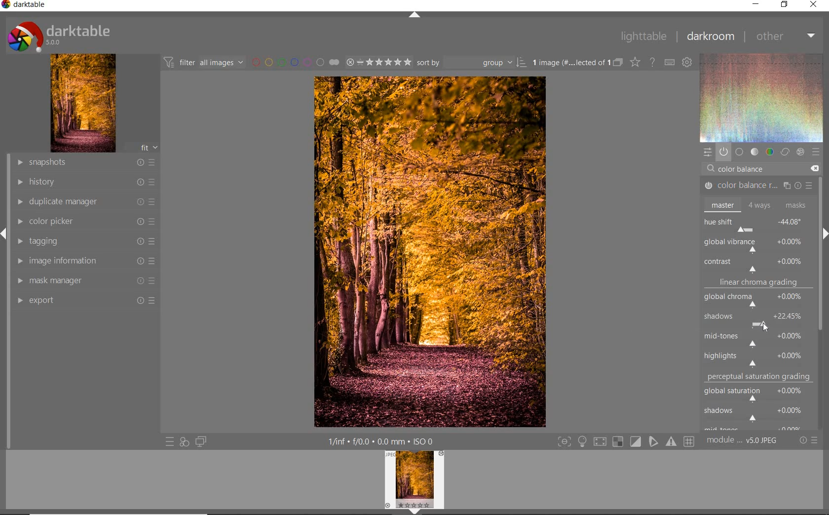  What do you see at coordinates (821, 196) in the screenshot?
I see `scrollbar` at bounding box center [821, 196].